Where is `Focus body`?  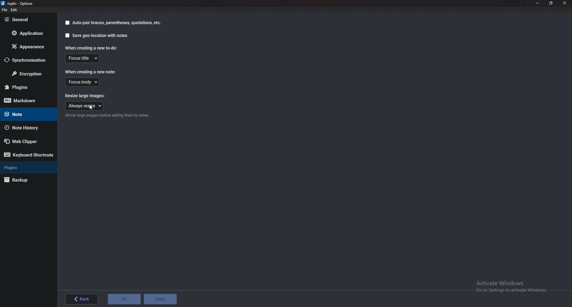
Focus body is located at coordinates (83, 83).